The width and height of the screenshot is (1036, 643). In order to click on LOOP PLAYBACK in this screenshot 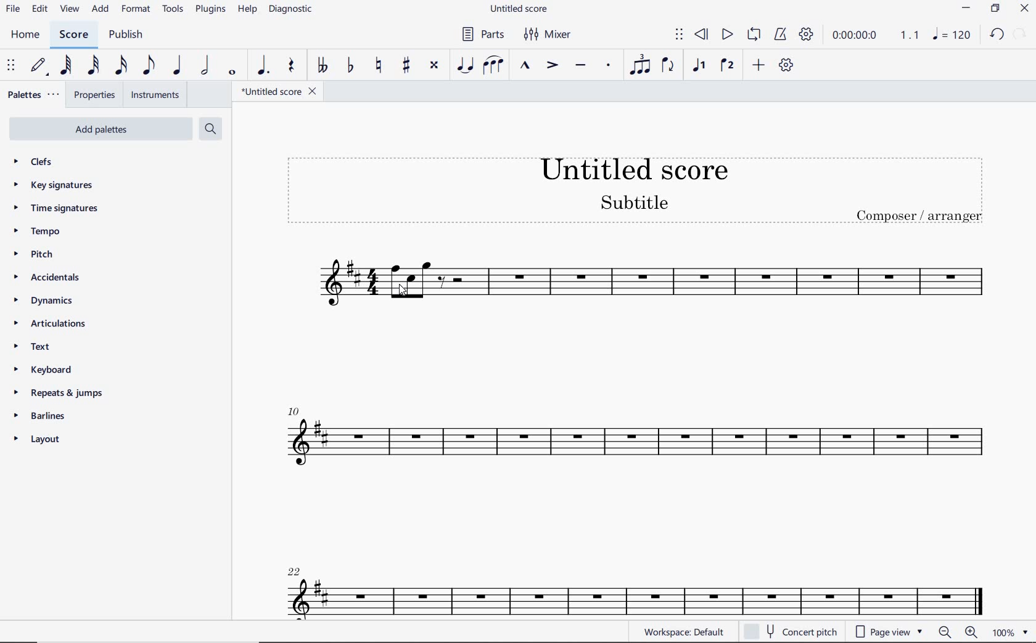, I will do `click(756, 35)`.